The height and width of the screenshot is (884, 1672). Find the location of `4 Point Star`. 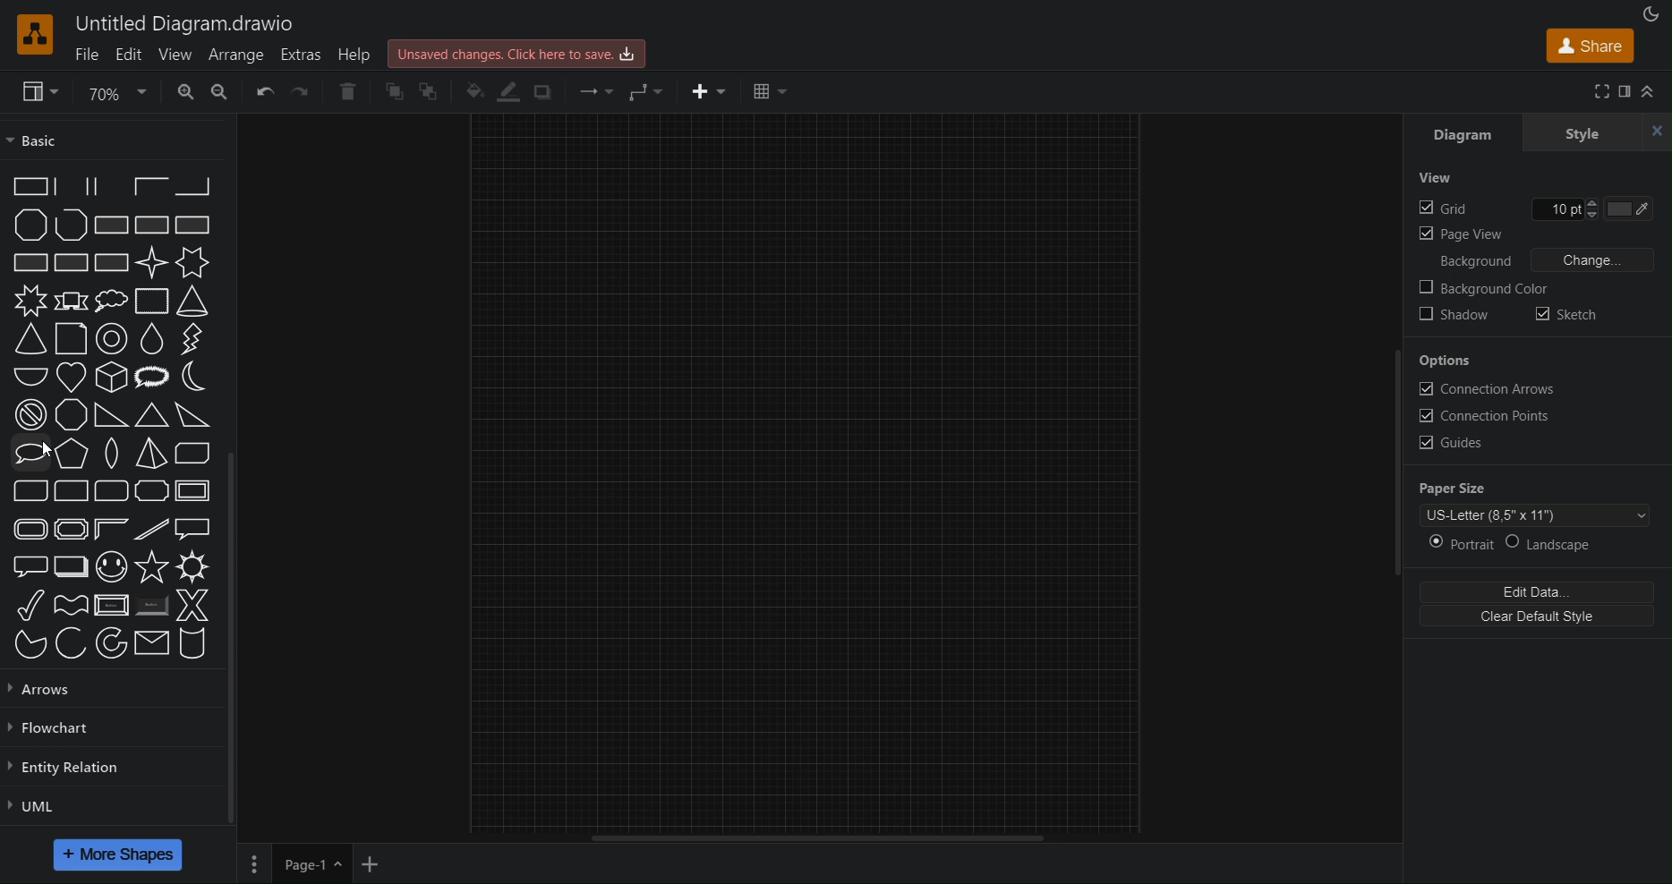

4 Point Star is located at coordinates (152, 262).